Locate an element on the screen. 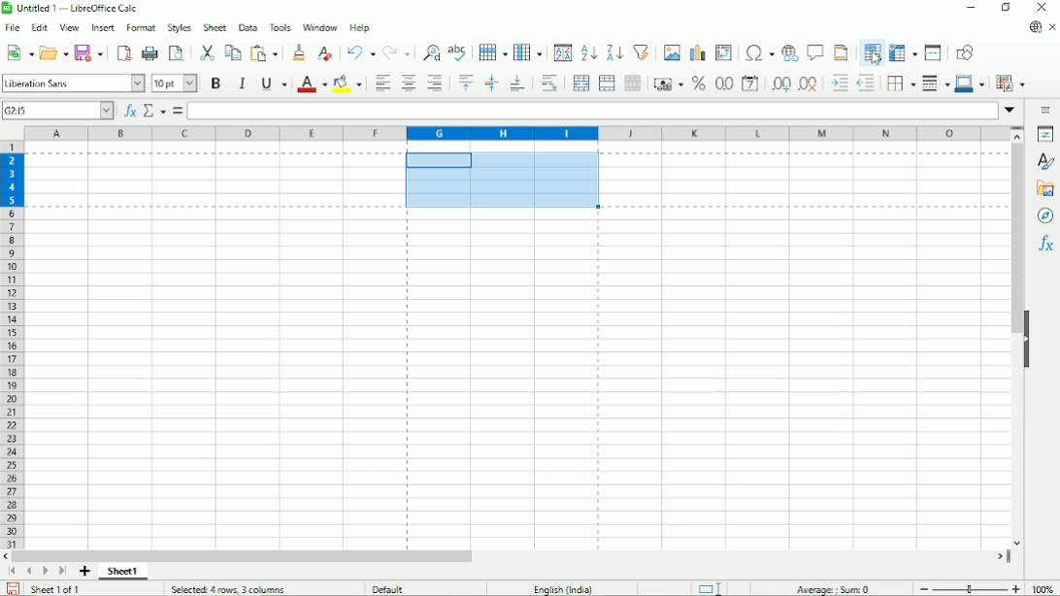  Insert comment is located at coordinates (815, 51).